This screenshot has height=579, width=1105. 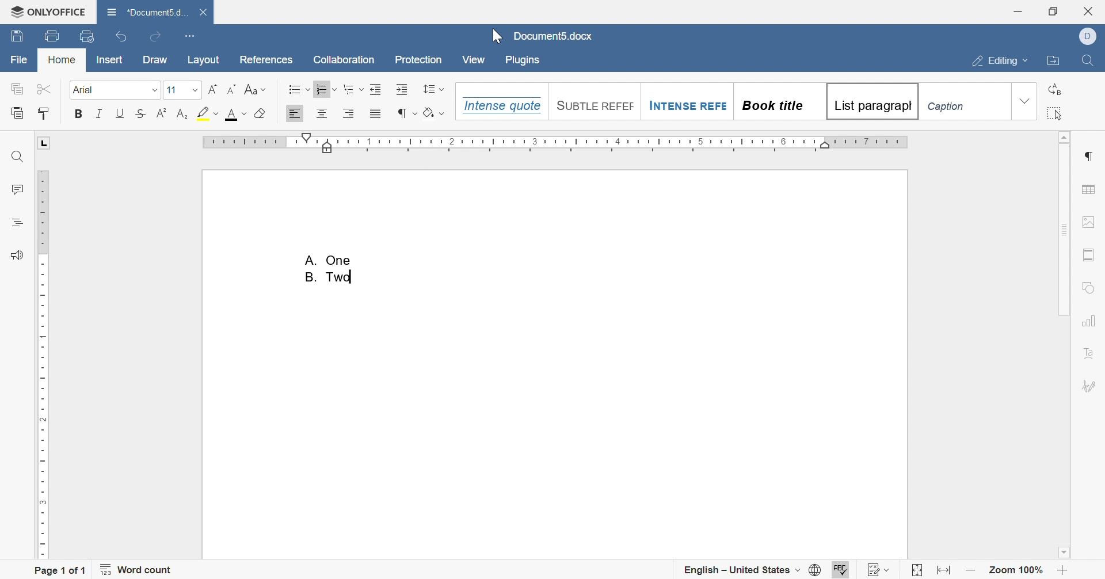 I want to click on onlyoffice, so click(x=48, y=13).